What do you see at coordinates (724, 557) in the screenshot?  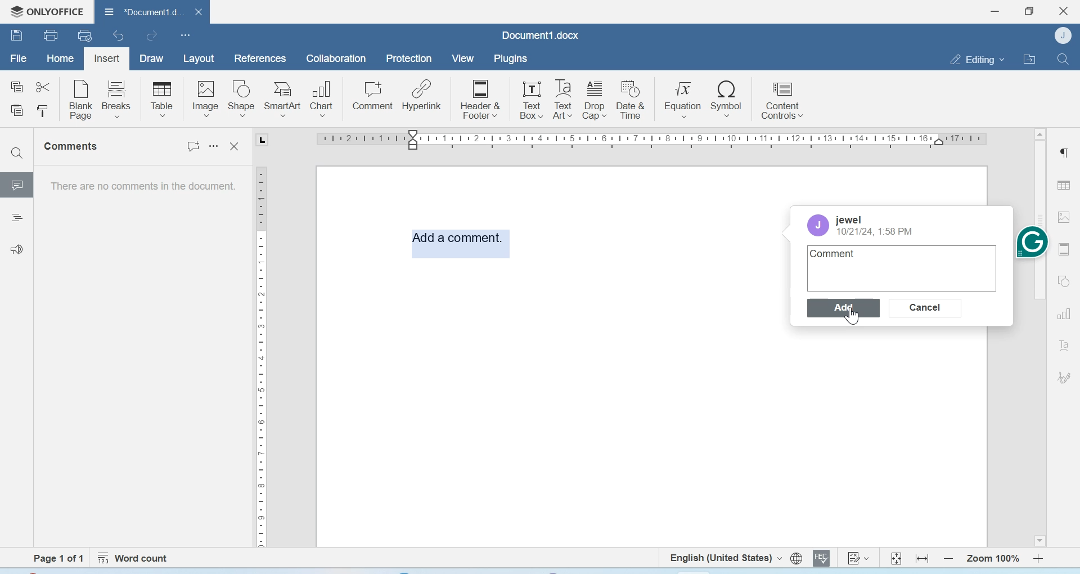 I see `Set text language` at bounding box center [724, 557].